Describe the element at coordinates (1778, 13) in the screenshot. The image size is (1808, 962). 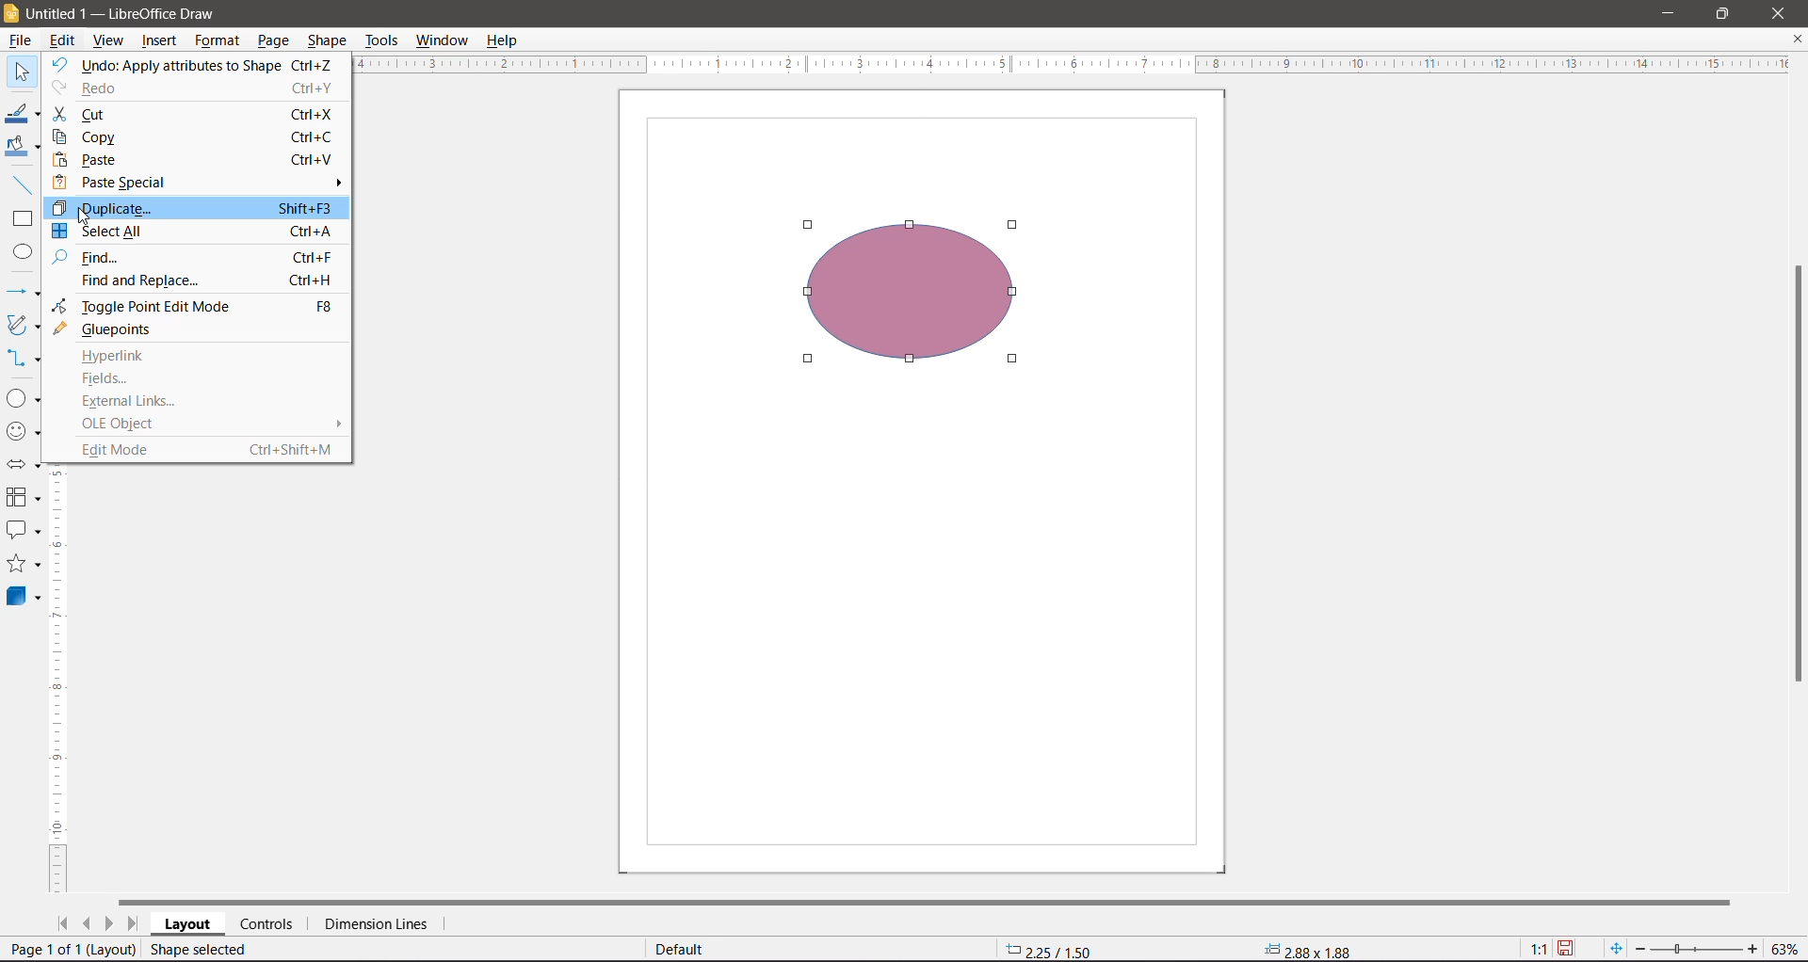
I see `Close` at that location.